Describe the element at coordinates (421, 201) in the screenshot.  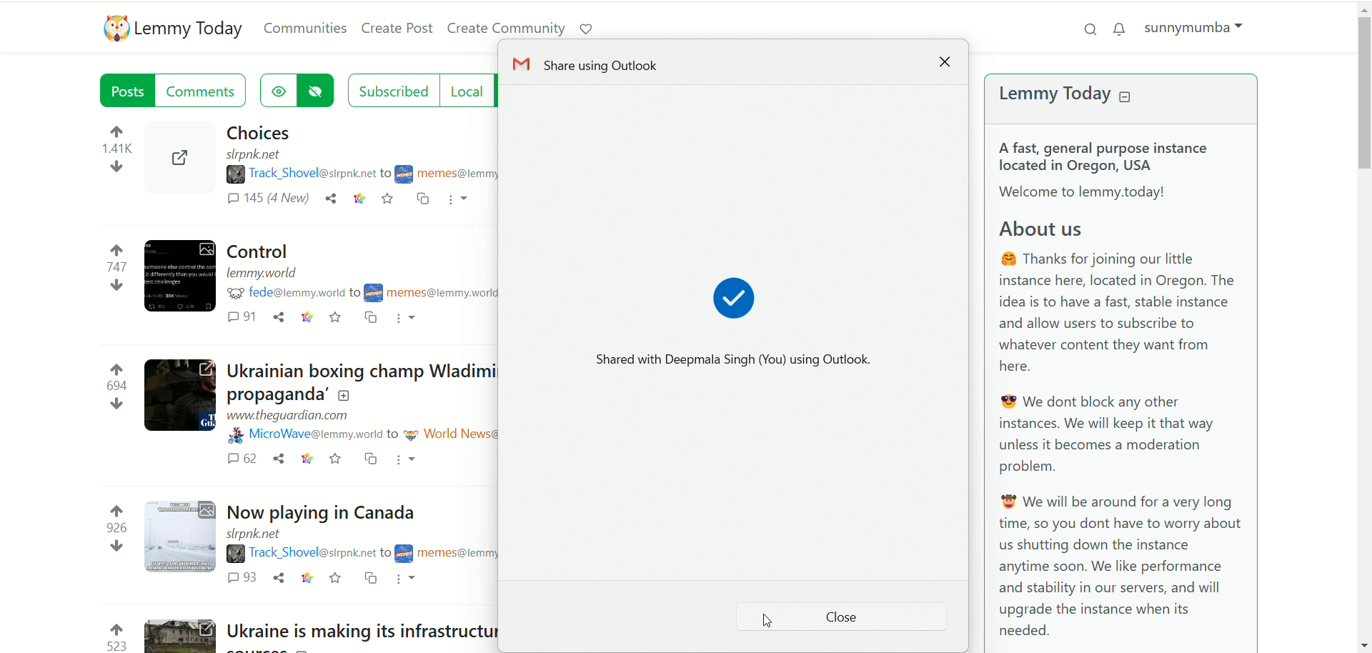
I see `cross post` at that location.